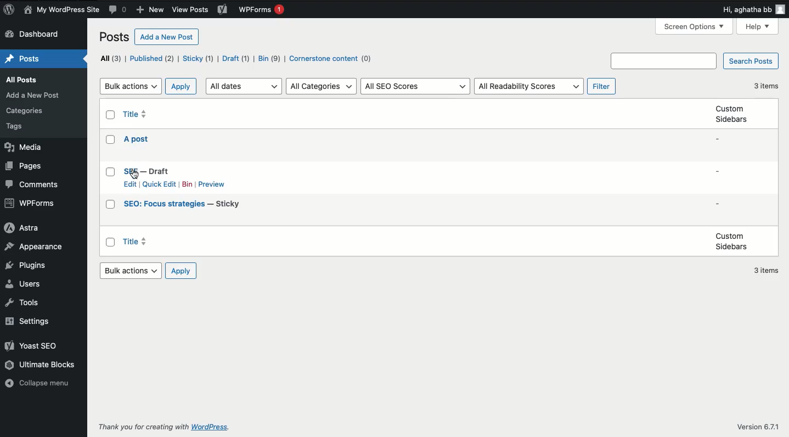 The image size is (789, 437). Describe the element at coordinates (758, 26) in the screenshot. I see `Help` at that location.